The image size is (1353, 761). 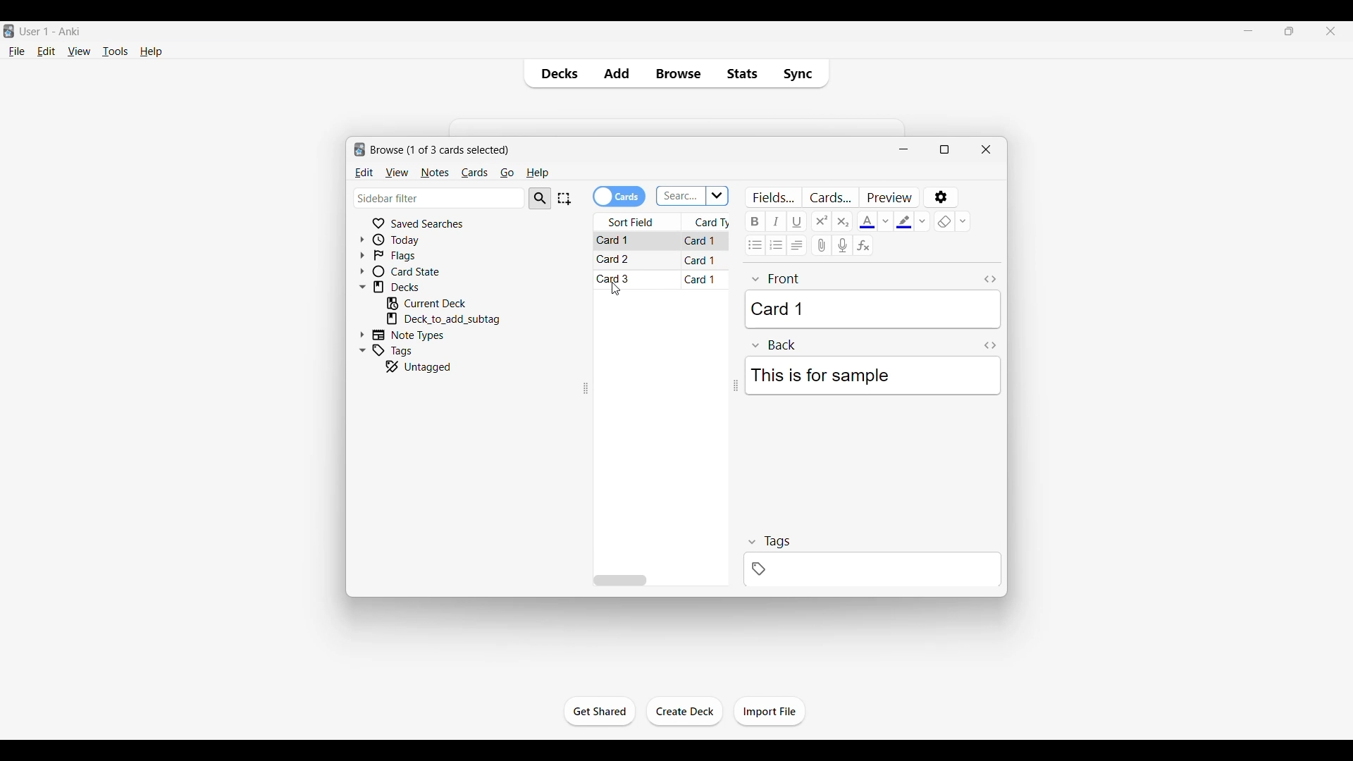 What do you see at coordinates (842, 245) in the screenshot?
I see `Record audio` at bounding box center [842, 245].